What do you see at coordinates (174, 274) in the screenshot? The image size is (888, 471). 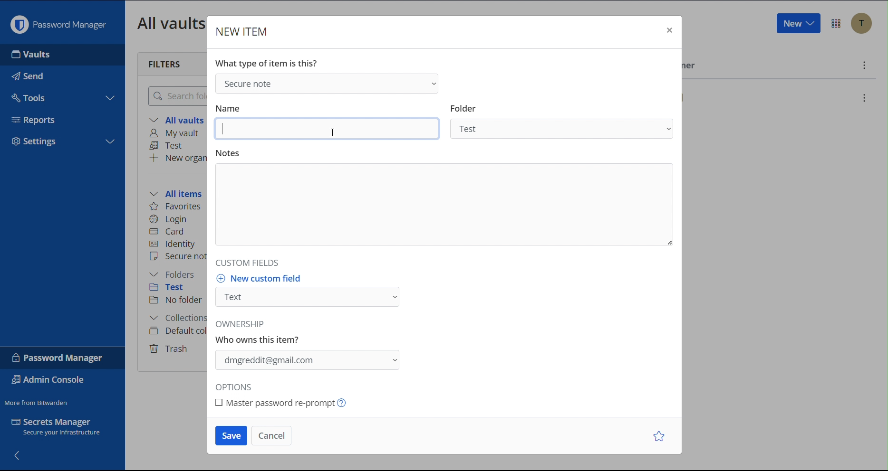 I see `Folders` at bounding box center [174, 274].